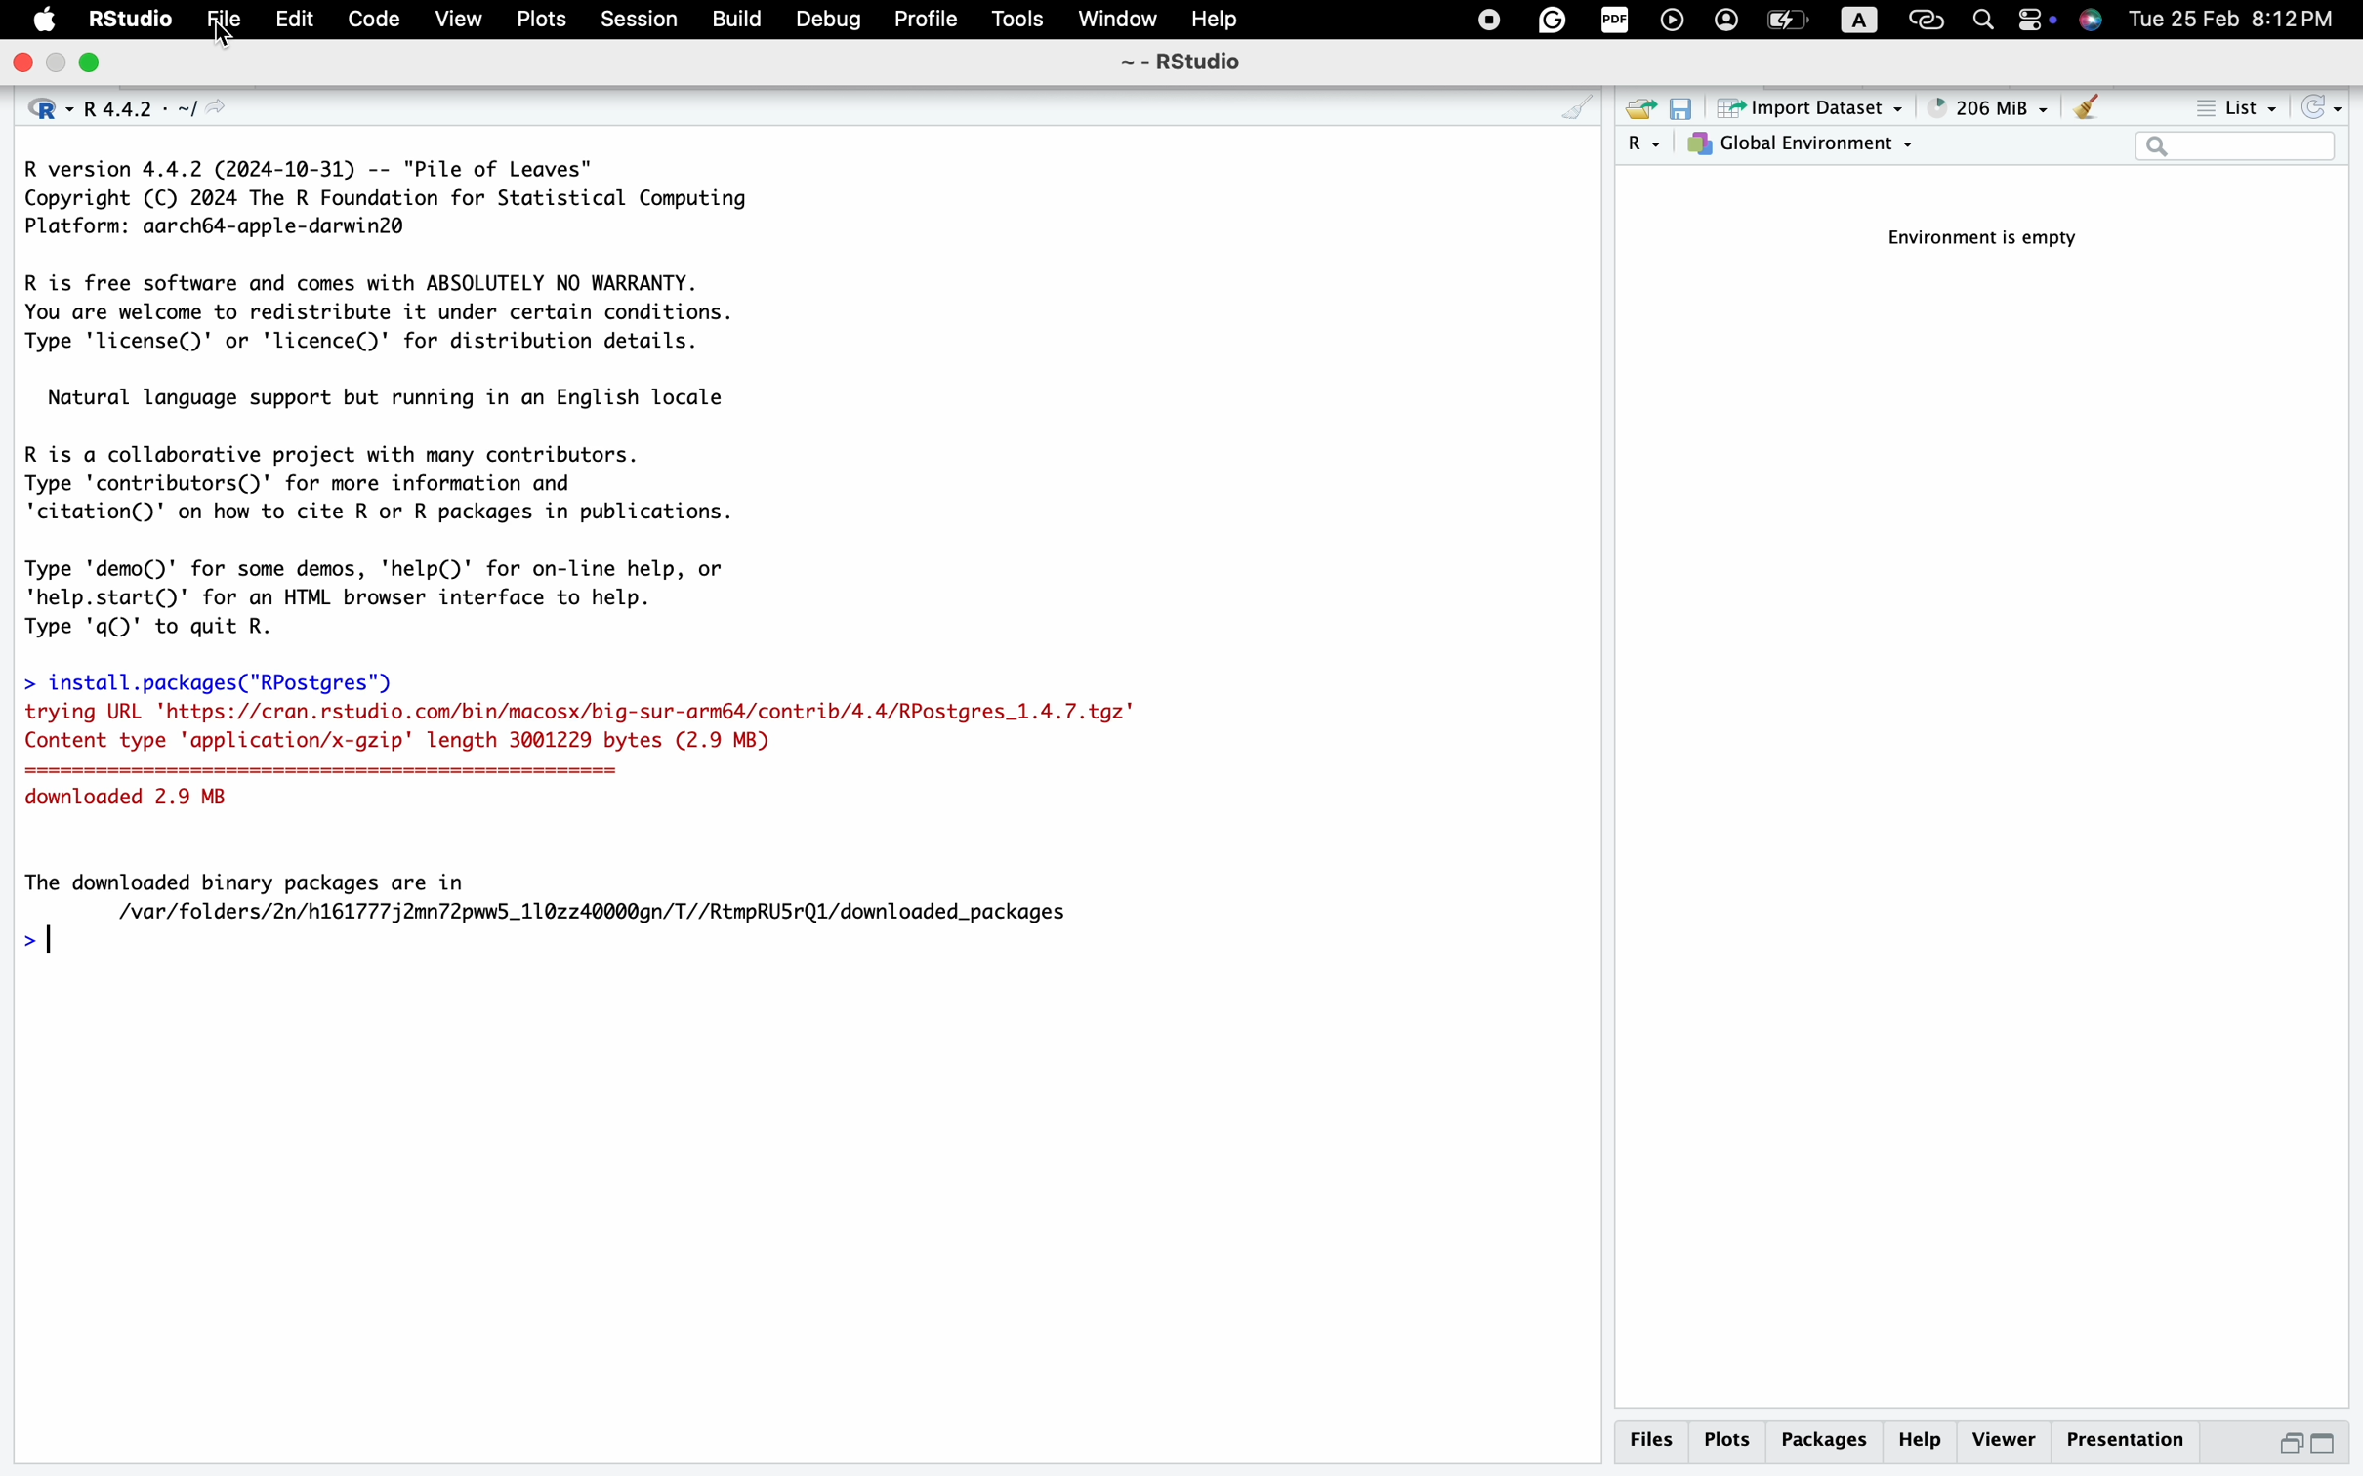  Describe the element at coordinates (227, 34) in the screenshot. I see `cursor` at that location.